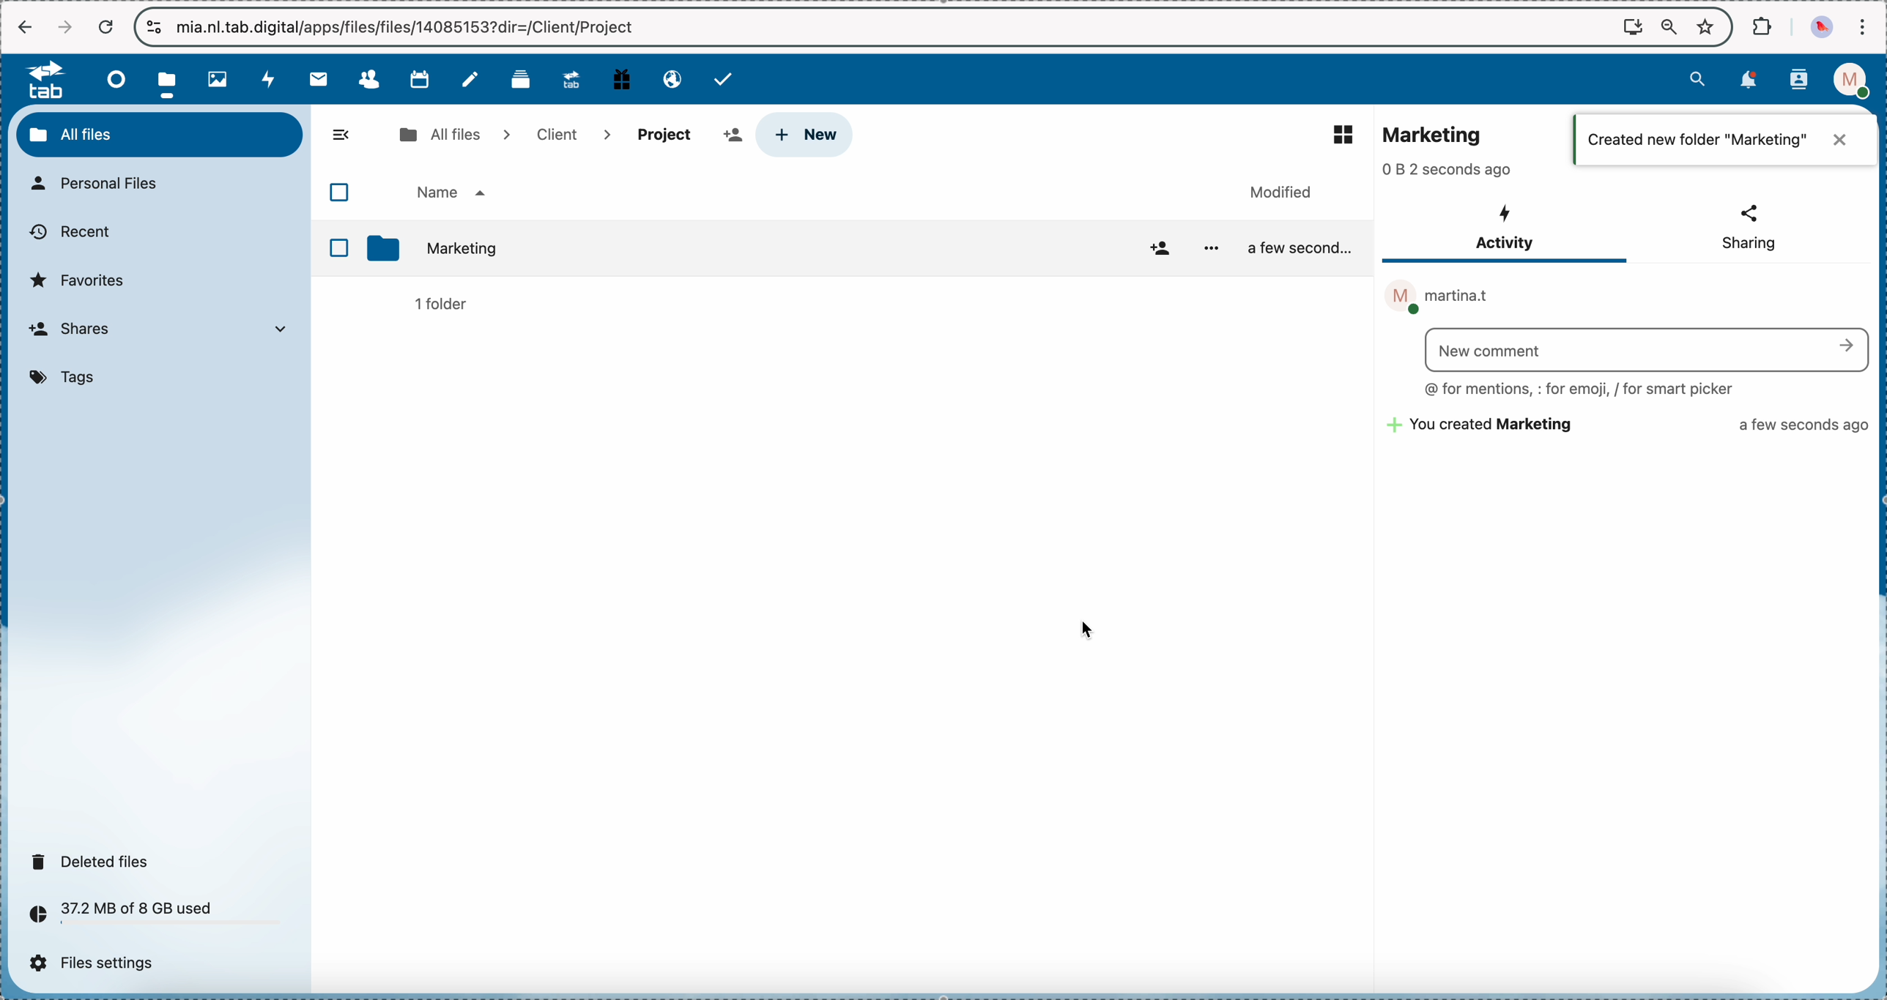  I want to click on tasks, so click(725, 79).